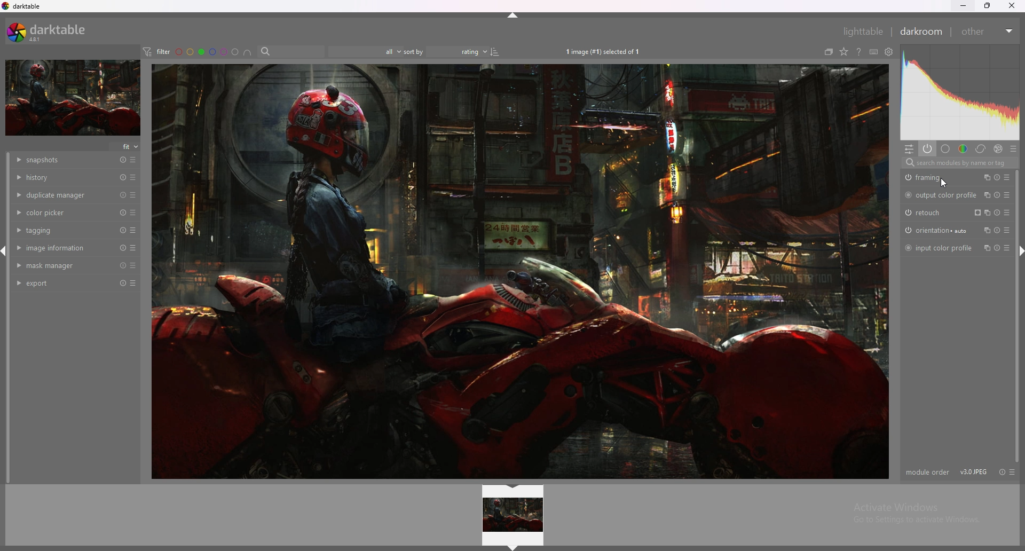  Describe the element at coordinates (123, 248) in the screenshot. I see `reset` at that location.